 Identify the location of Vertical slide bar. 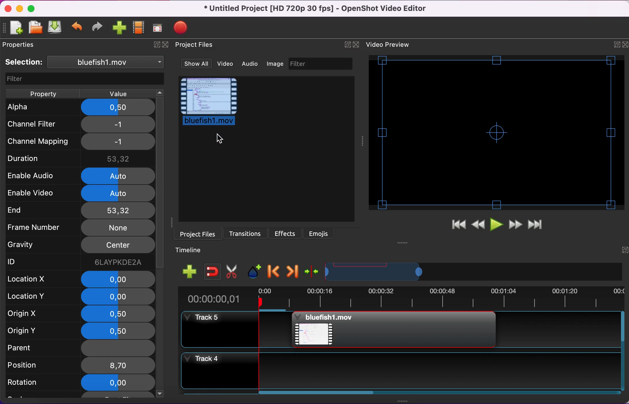
(622, 350).